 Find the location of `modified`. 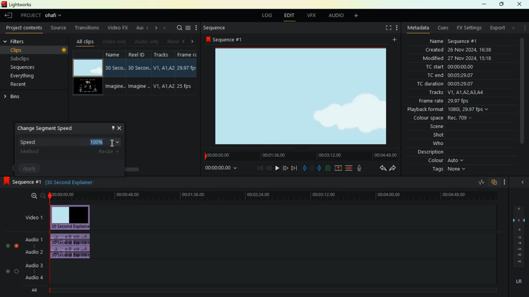

modified is located at coordinates (455, 59).